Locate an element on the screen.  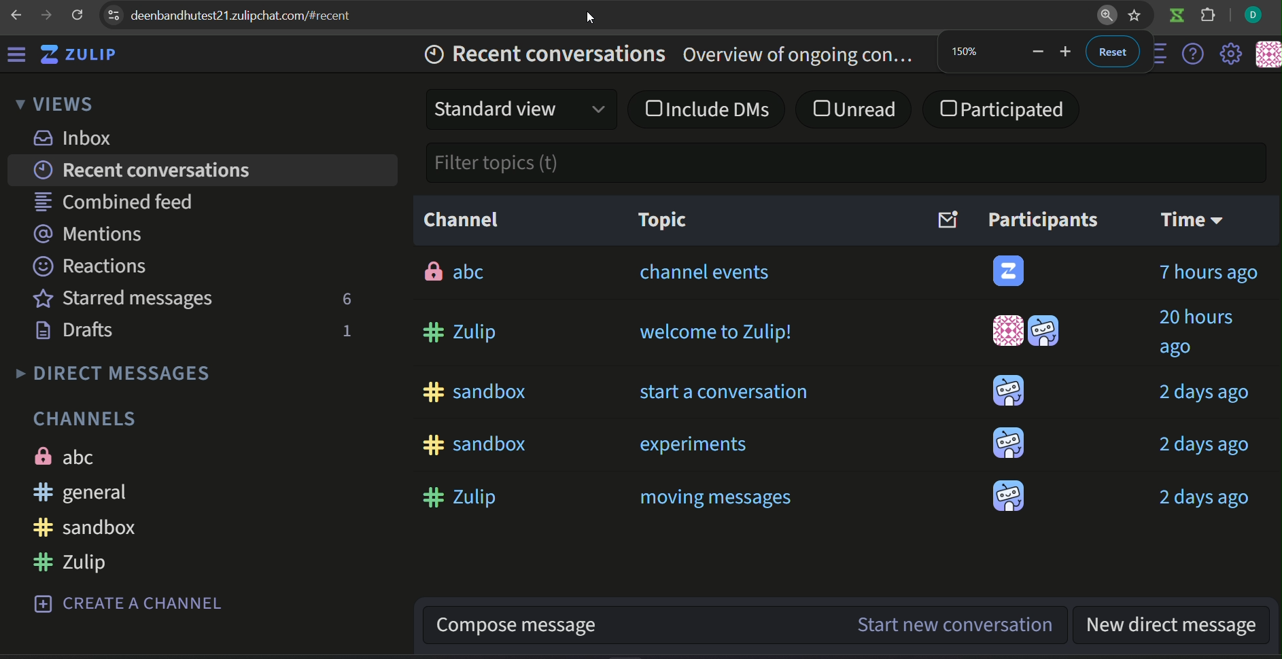
icon is located at coordinates (1009, 330).